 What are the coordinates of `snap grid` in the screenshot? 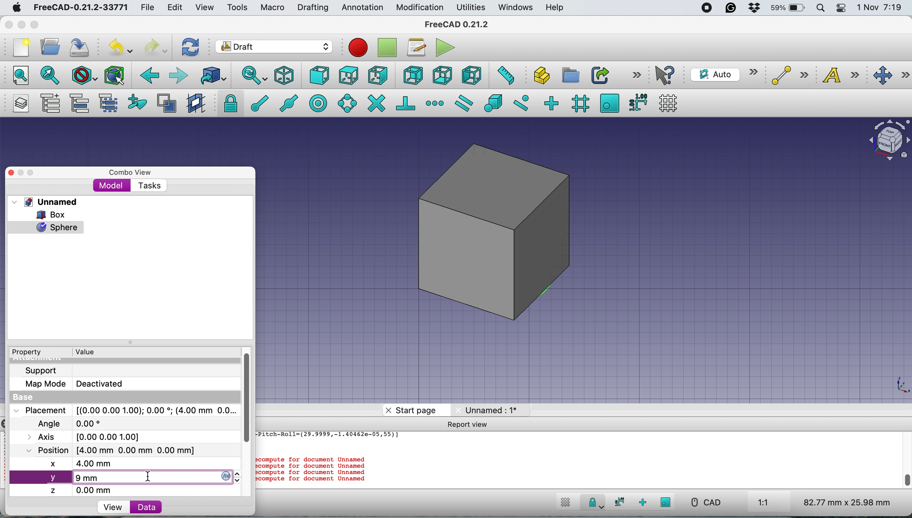 It's located at (579, 103).